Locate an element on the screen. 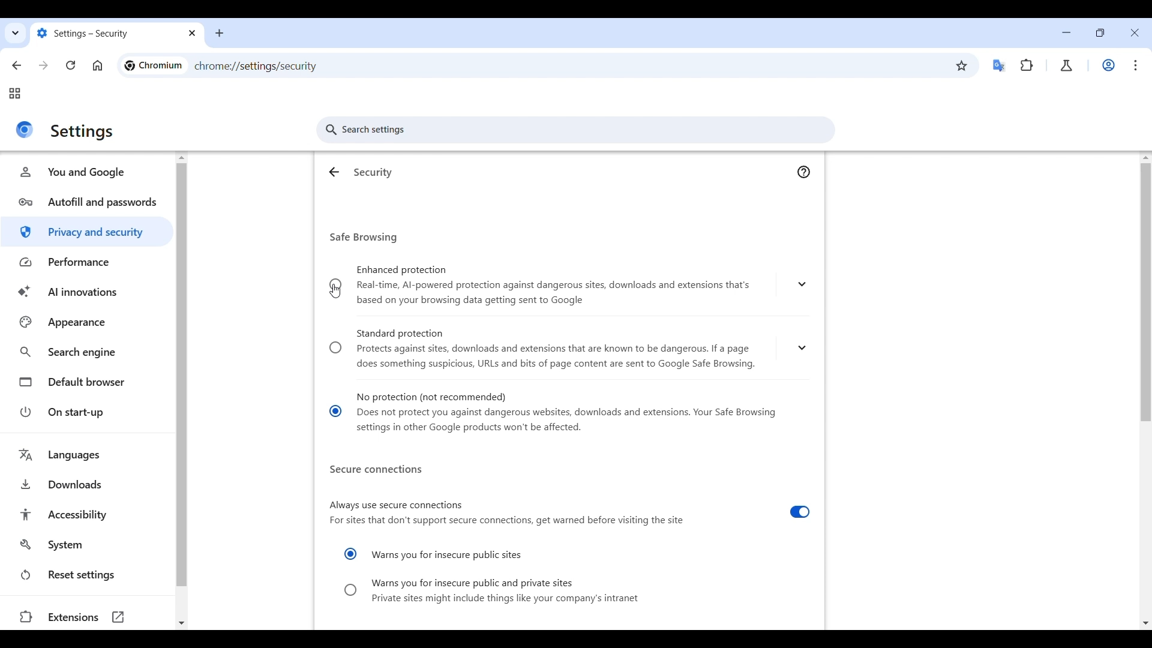  Quick slide to top is located at coordinates (1146, 157).